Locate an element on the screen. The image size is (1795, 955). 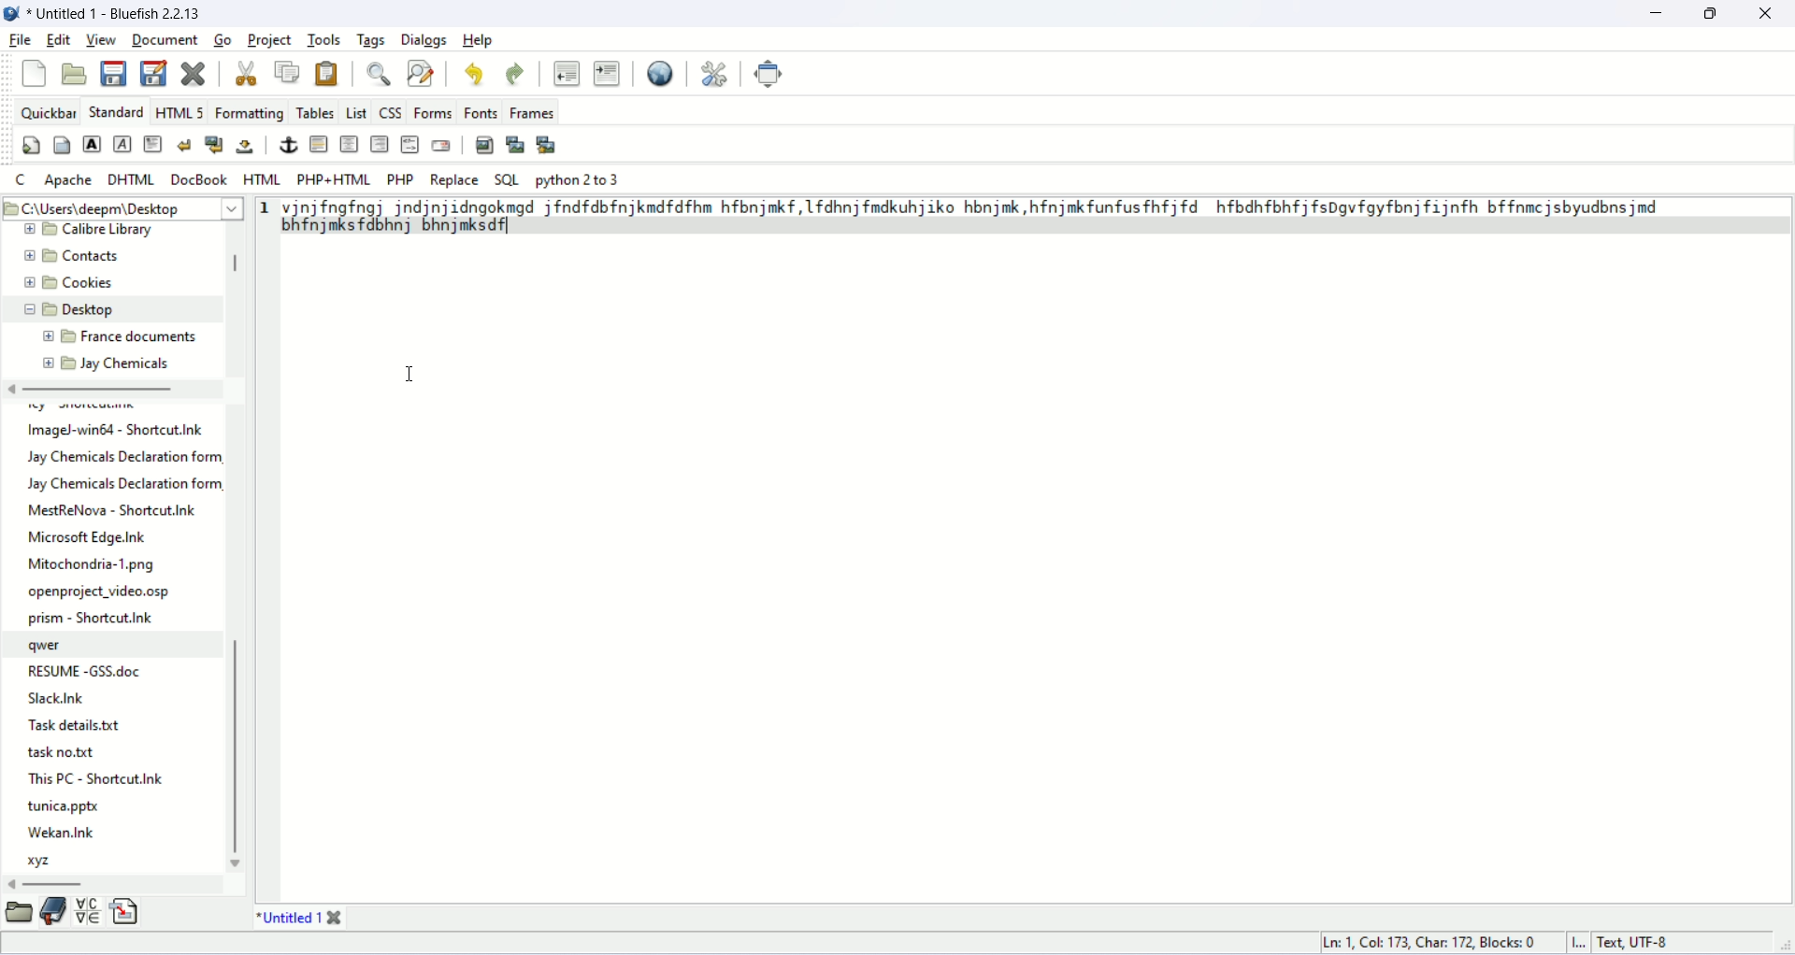
PHP is located at coordinates (401, 179).